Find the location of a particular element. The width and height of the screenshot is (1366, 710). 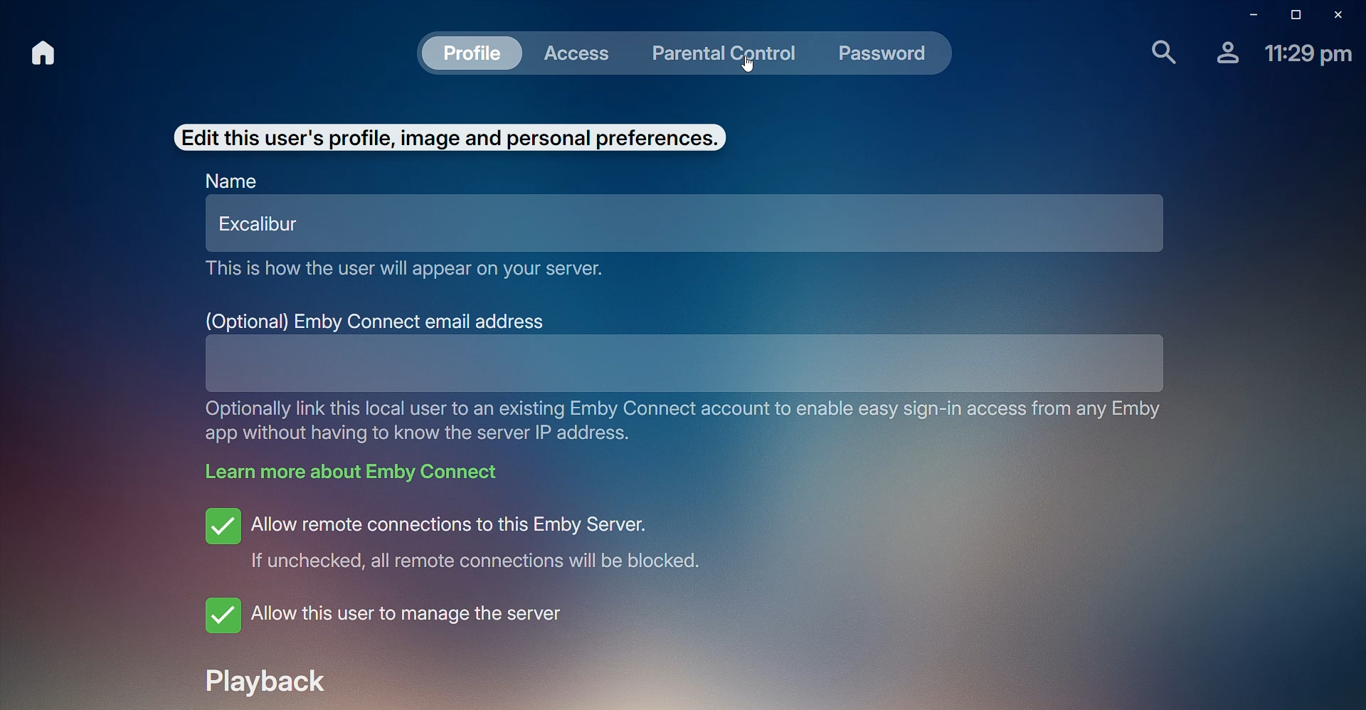

Emby Connect email address is located at coordinates (377, 319).